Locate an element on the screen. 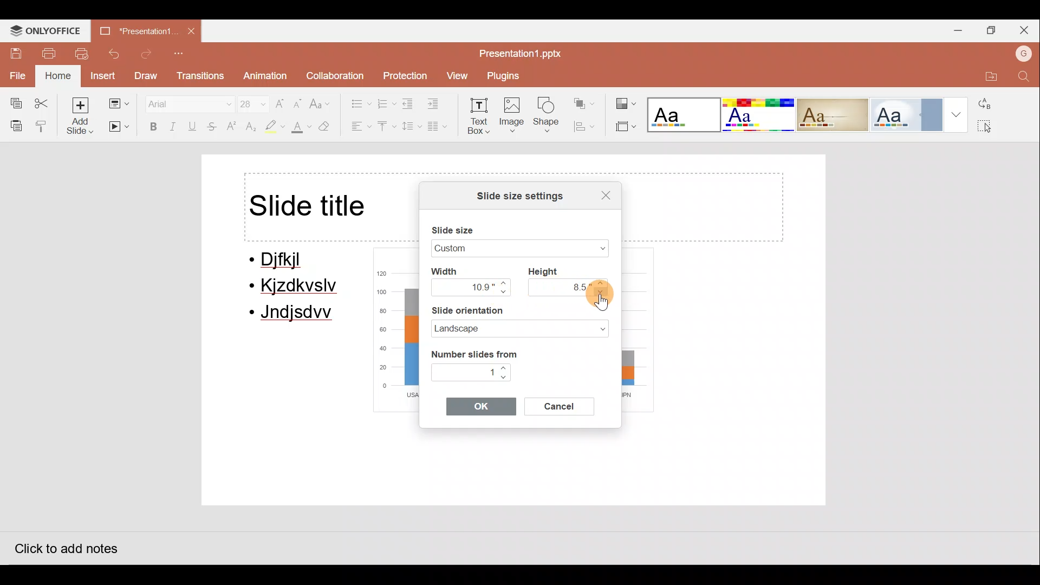 This screenshot has width=1040, height=585. Slide orientation is located at coordinates (498, 310).